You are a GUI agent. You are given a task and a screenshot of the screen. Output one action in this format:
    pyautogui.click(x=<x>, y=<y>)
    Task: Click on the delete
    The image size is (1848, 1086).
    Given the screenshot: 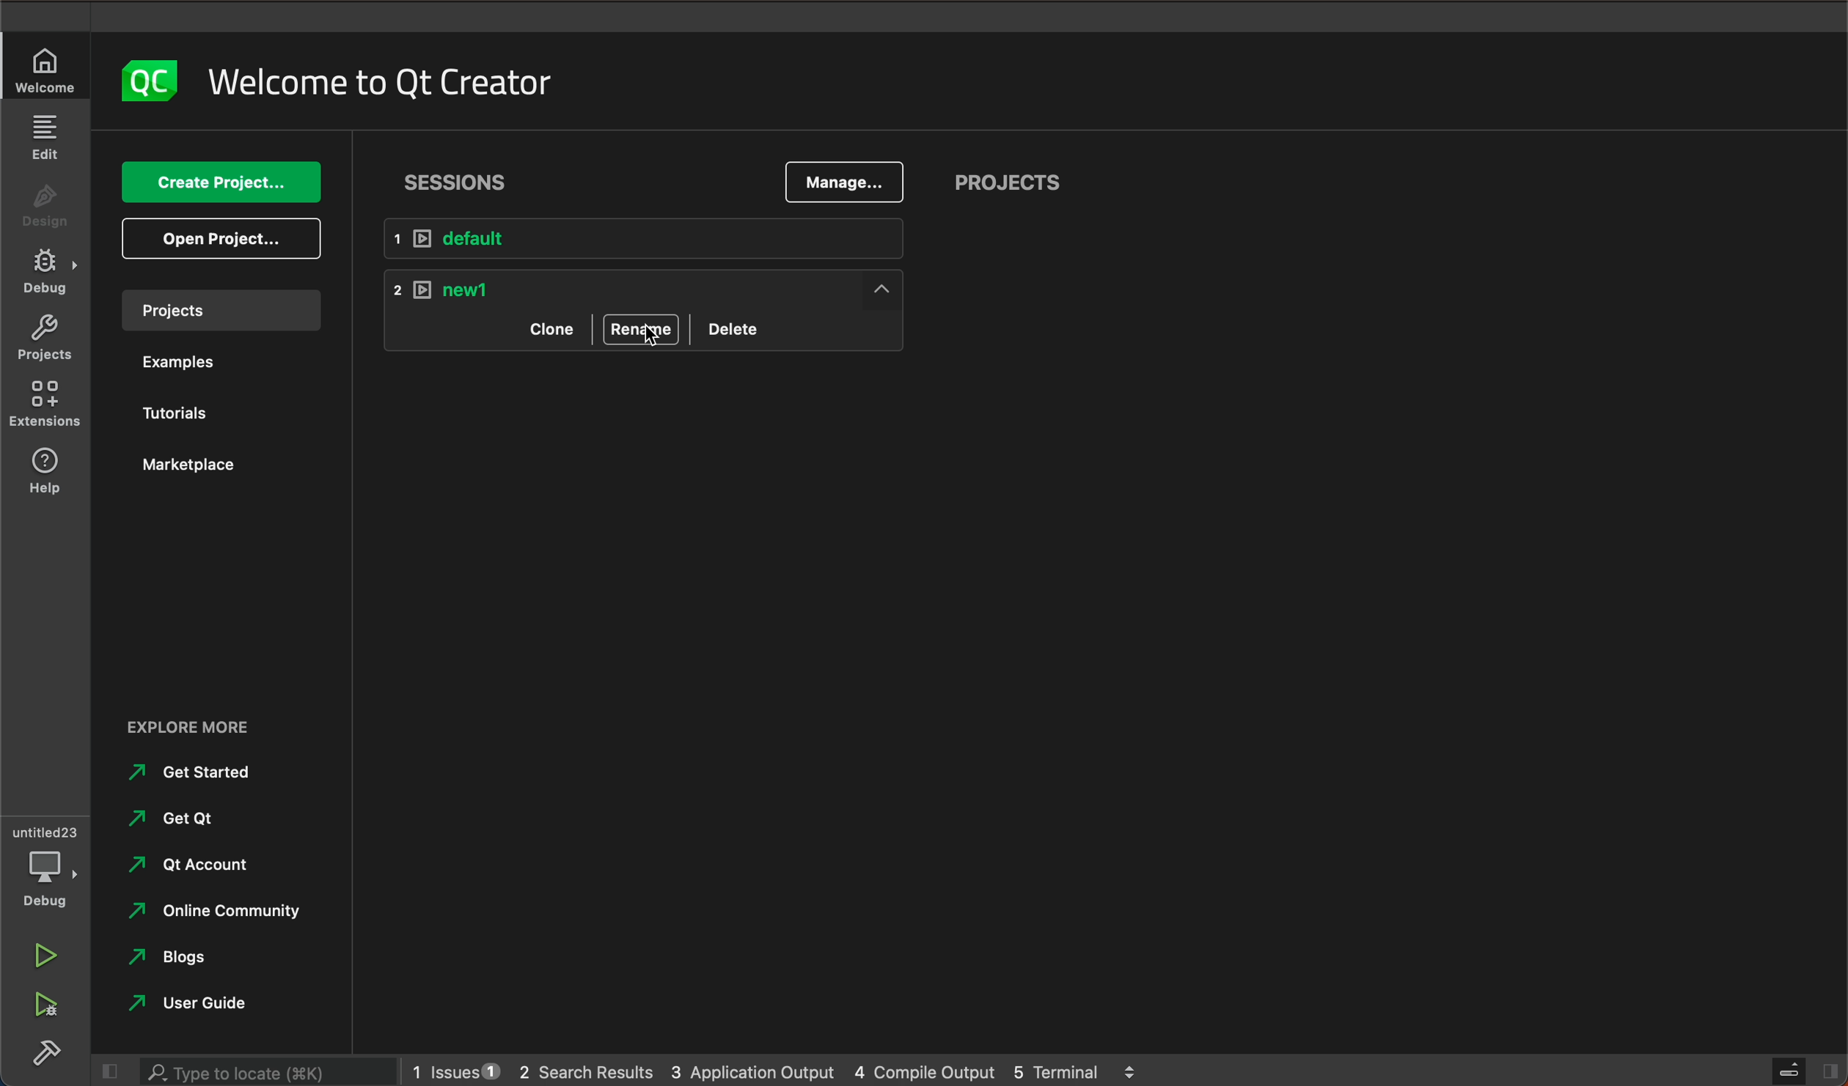 What is the action you would take?
    pyautogui.click(x=737, y=326)
    